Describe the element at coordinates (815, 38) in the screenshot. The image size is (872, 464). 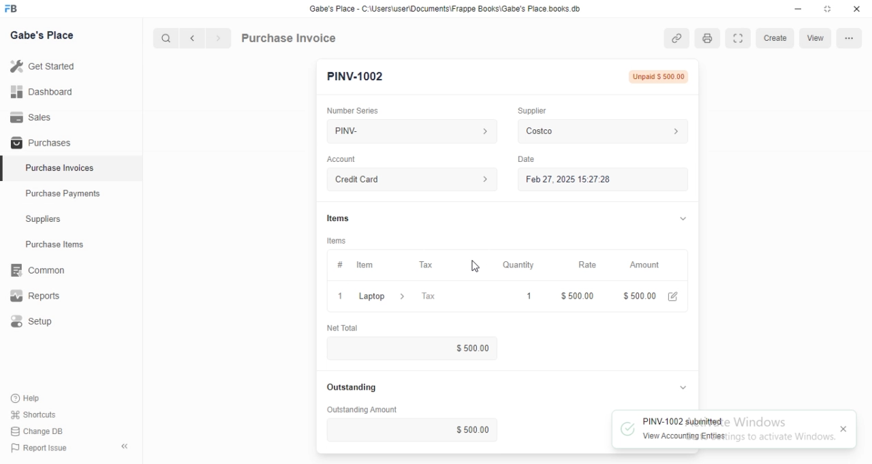
I see `View` at that location.